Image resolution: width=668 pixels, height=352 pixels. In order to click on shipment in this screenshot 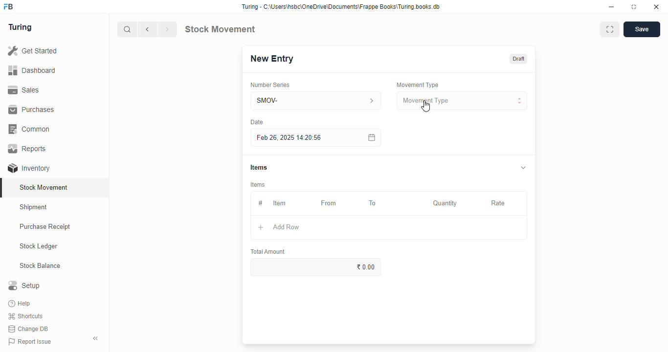, I will do `click(34, 207)`.